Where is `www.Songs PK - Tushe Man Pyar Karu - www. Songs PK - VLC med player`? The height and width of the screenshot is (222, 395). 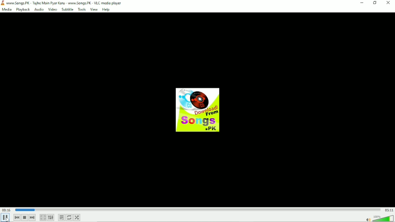 www.Songs PK - Tushe Man Pyar Karu - www. Songs PK - VLC med player is located at coordinates (65, 3).